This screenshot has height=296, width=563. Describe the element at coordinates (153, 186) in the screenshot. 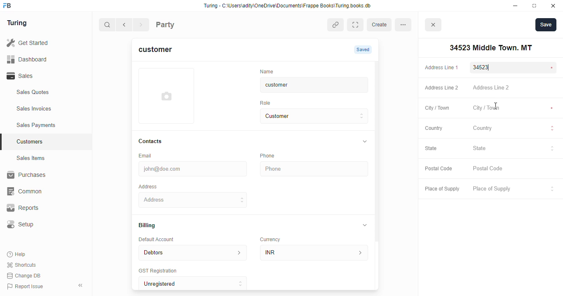

I see `Address` at that location.